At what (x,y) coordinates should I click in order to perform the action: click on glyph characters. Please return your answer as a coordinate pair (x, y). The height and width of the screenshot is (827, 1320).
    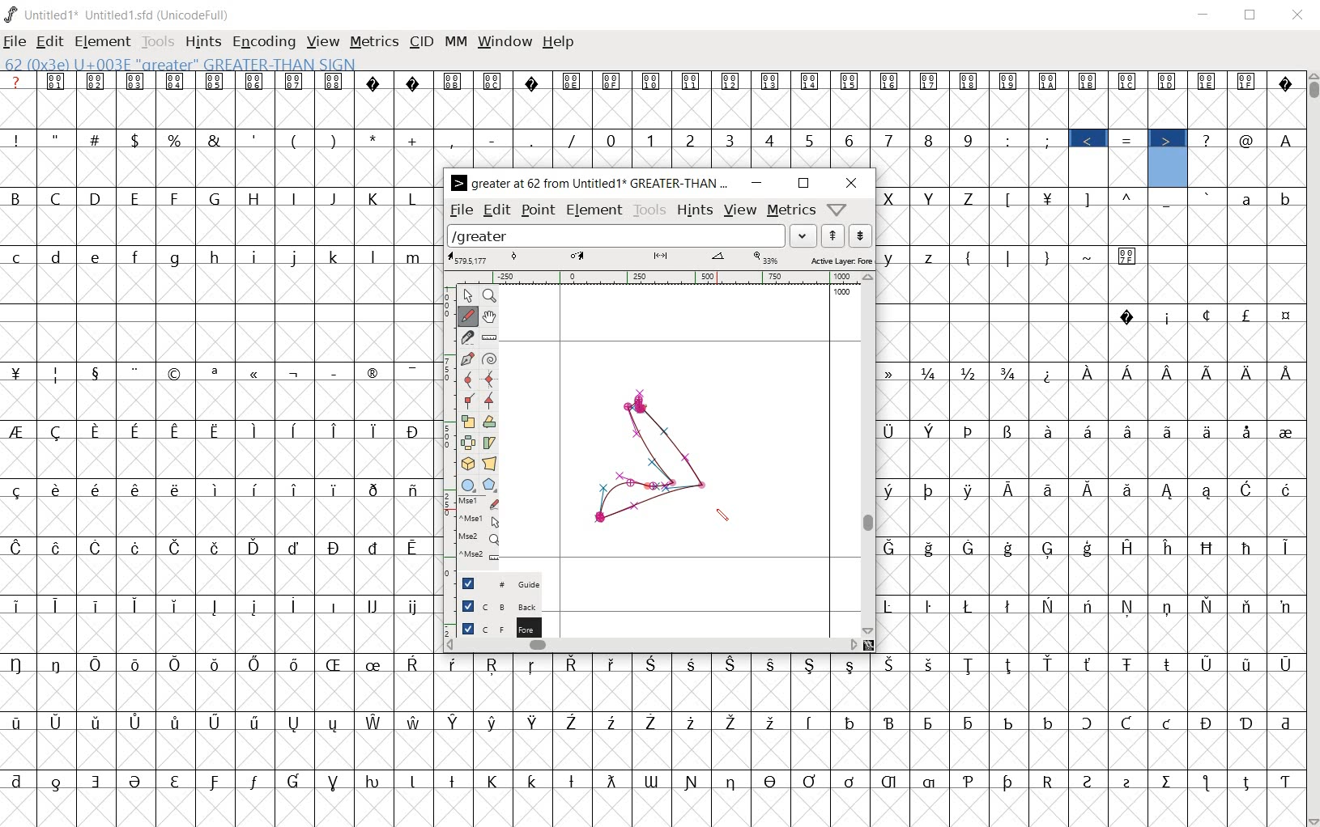
    Looking at the image, I should click on (778, 119).